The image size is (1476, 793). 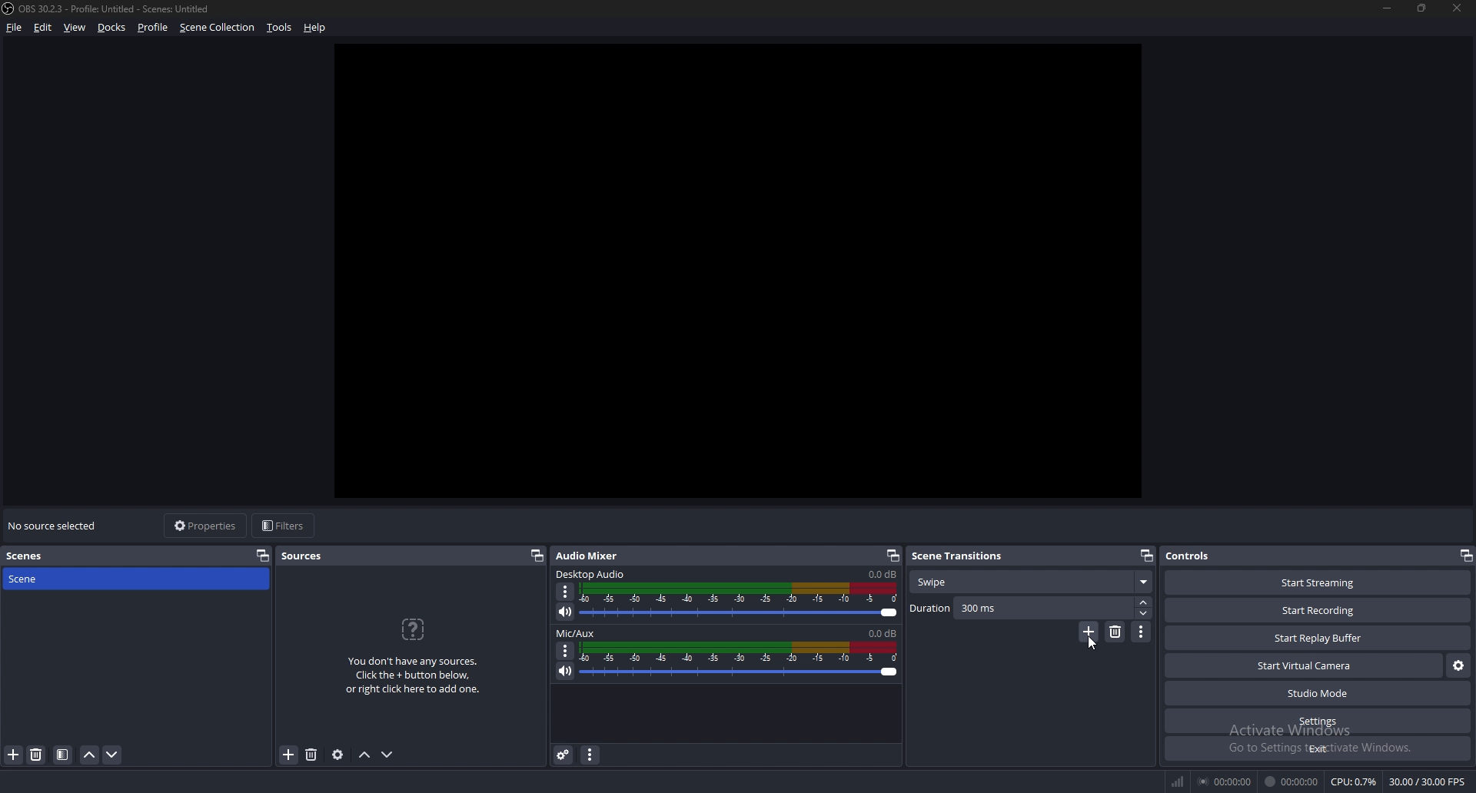 What do you see at coordinates (1200, 556) in the screenshot?
I see `controls` at bounding box center [1200, 556].